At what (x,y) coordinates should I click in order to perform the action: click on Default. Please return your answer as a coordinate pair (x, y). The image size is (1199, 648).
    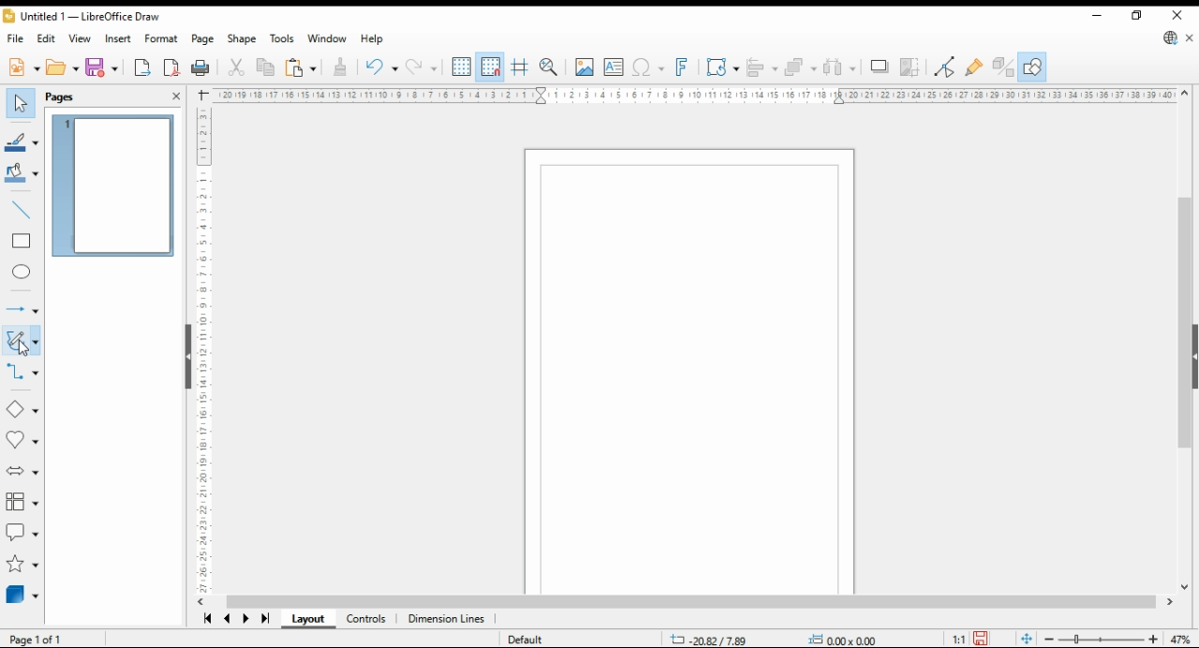
    Looking at the image, I should click on (535, 637).